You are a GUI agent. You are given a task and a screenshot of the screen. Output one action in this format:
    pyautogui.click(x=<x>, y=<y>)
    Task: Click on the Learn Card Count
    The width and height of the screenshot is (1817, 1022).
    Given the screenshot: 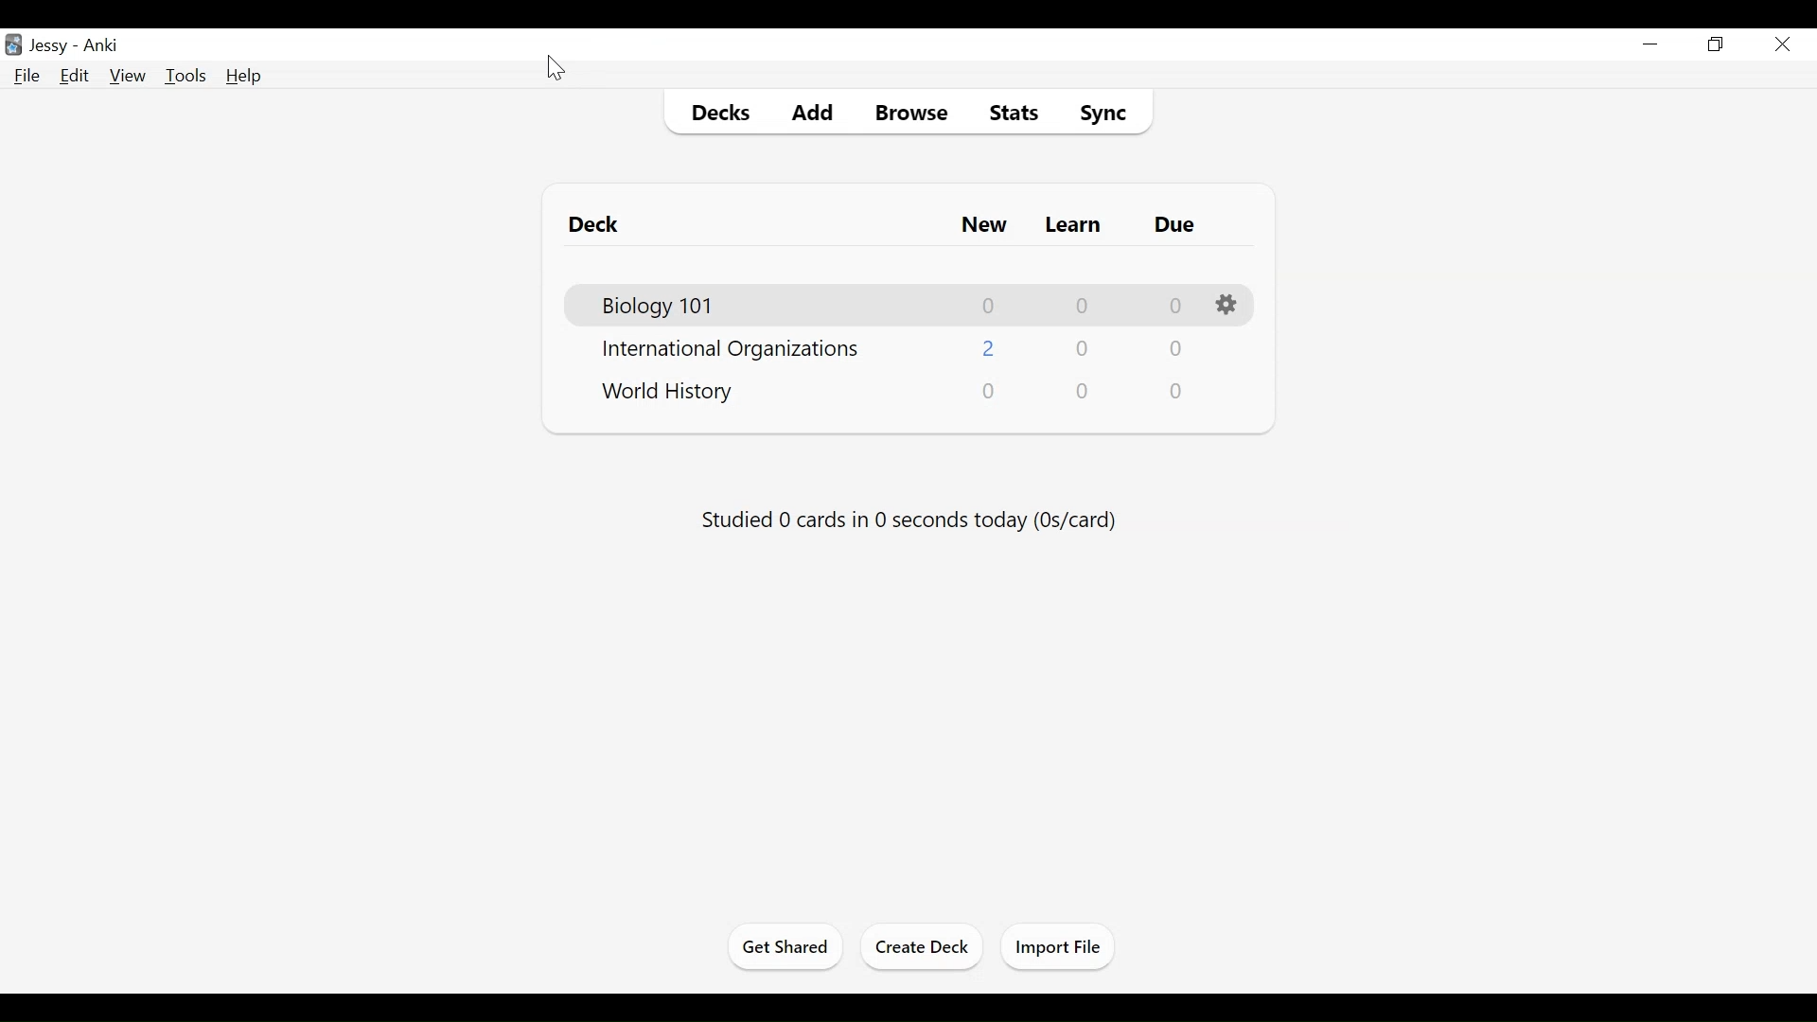 What is the action you would take?
    pyautogui.click(x=1086, y=351)
    